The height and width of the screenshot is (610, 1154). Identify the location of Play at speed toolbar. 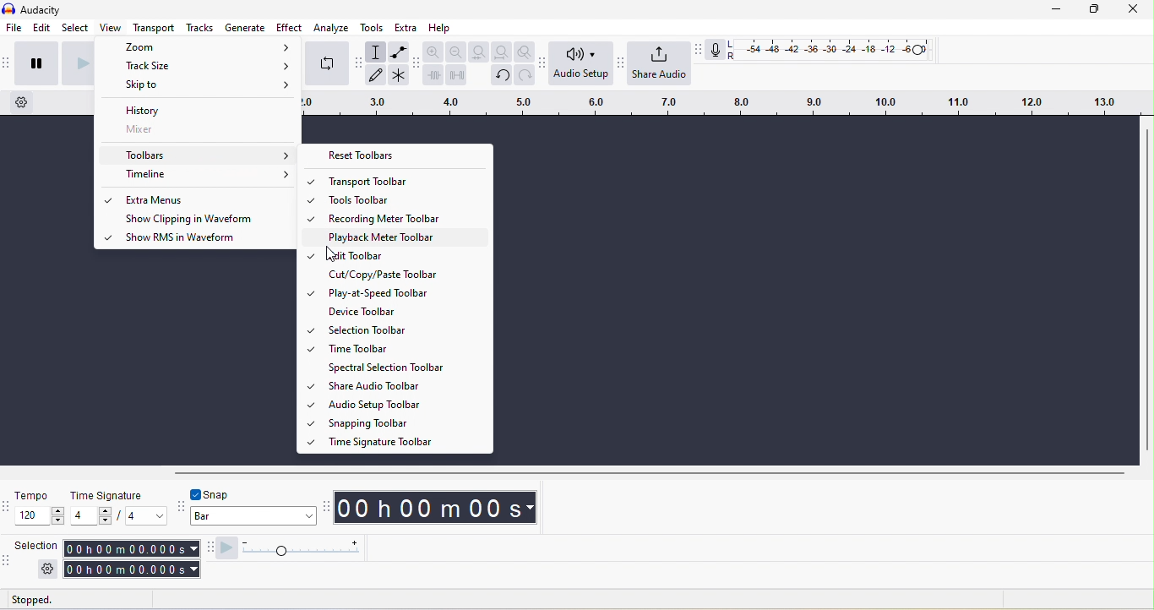
(404, 293).